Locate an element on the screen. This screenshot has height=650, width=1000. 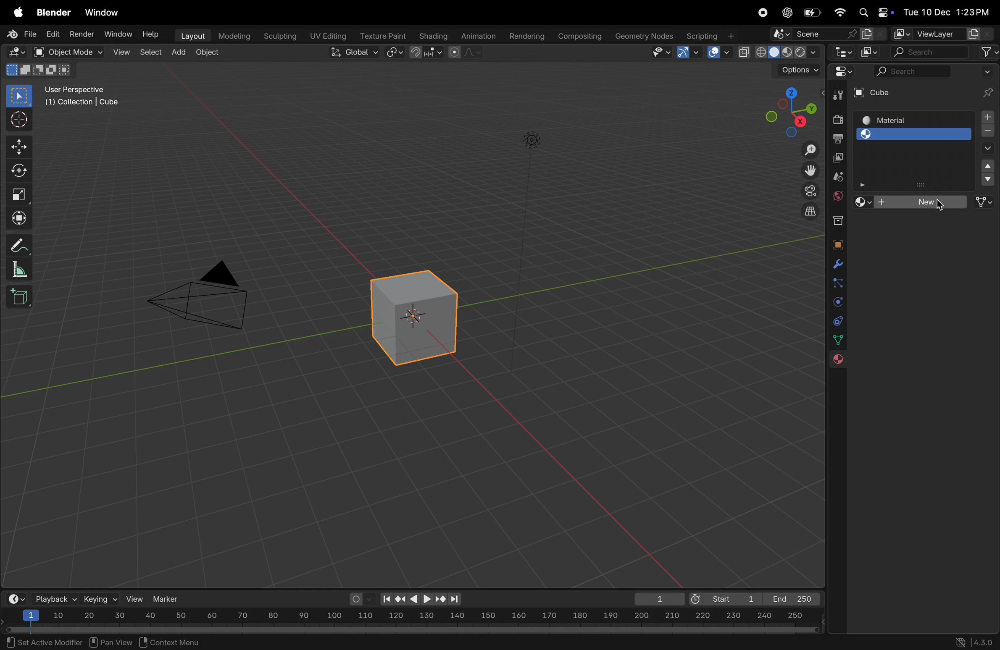
end 250 is located at coordinates (790, 599).